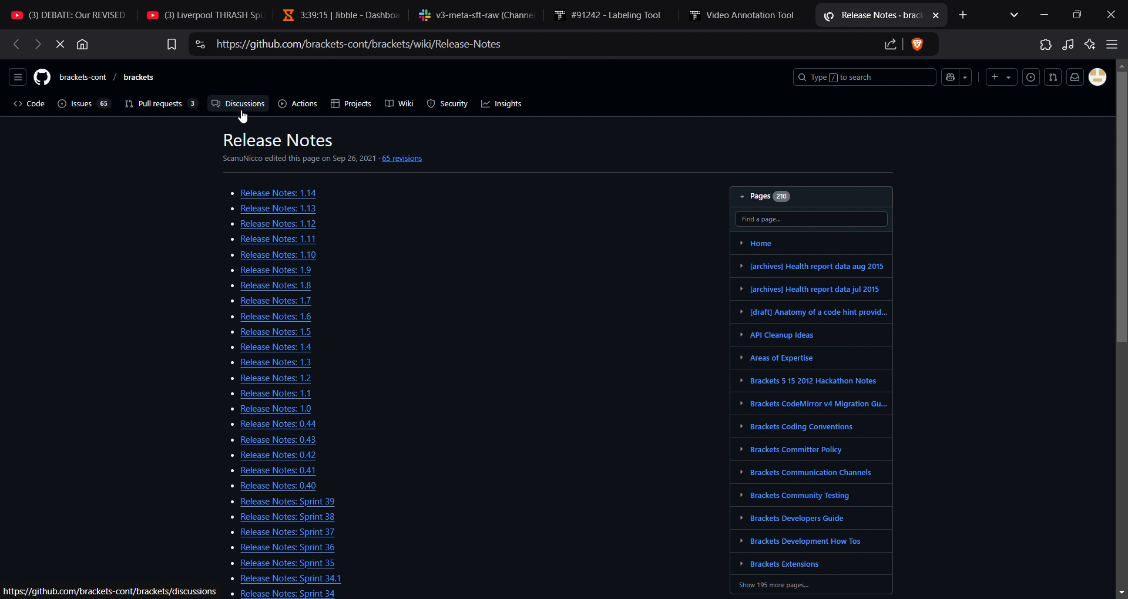 The height and width of the screenshot is (599, 1128). I want to click on go to home, so click(85, 43).